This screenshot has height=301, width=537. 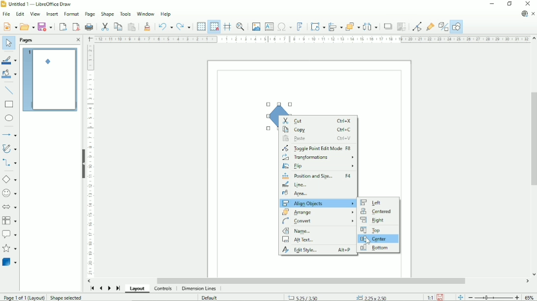 What do you see at coordinates (310, 281) in the screenshot?
I see `Horizontal scrollbar` at bounding box center [310, 281].